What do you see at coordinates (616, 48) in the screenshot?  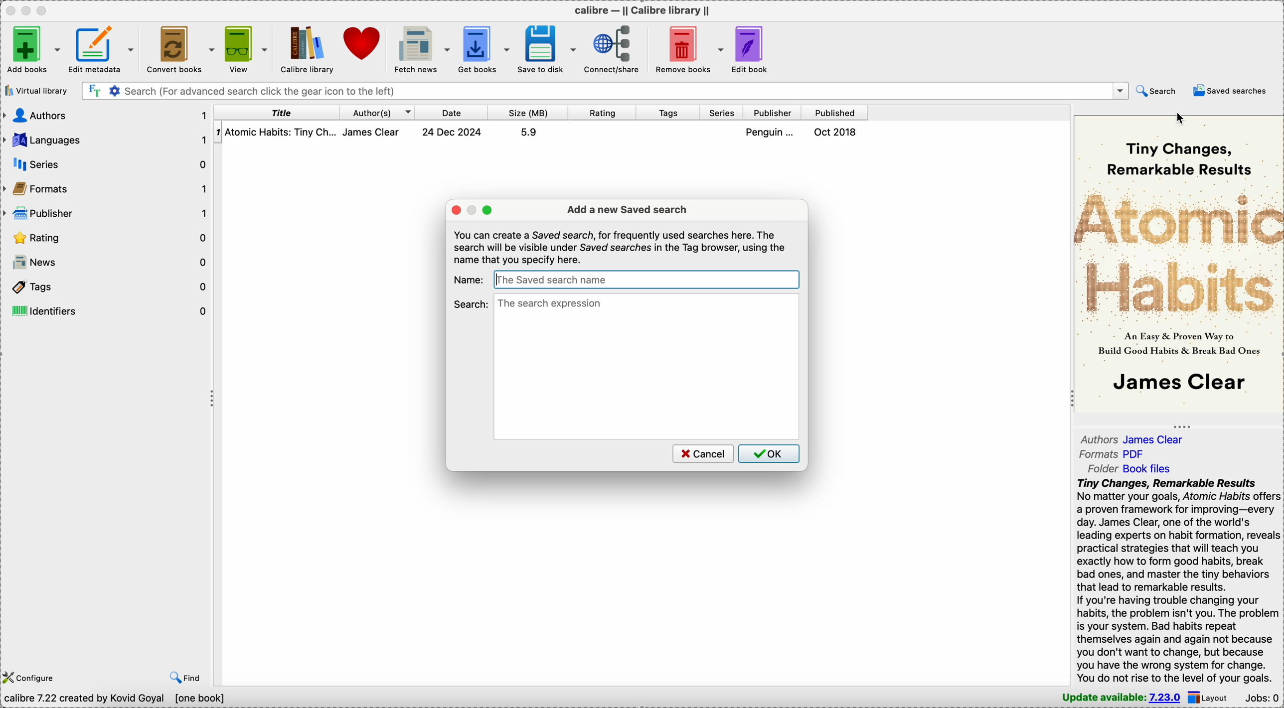 I see `connect/share` at bounding box center [616, 48].